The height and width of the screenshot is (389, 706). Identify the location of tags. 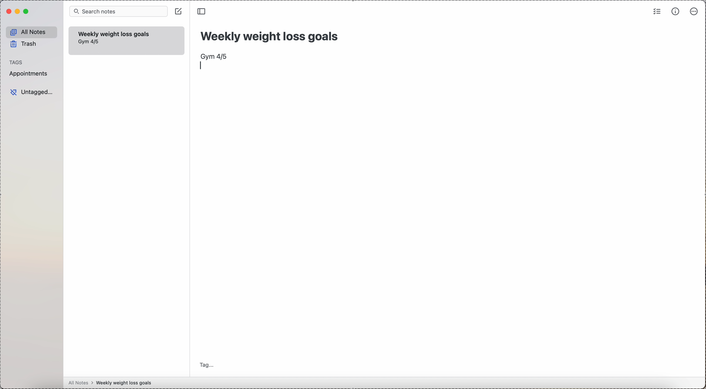
(17, 62).